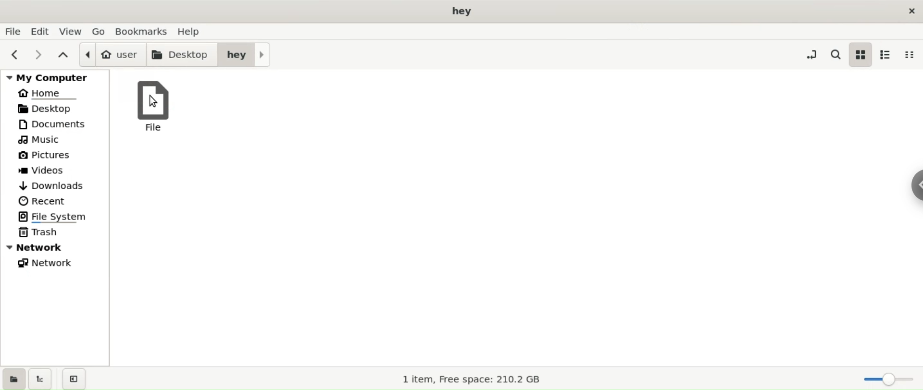 The width and height of the screenshot is (923, 390). I want to click on search, so click(835, 55).